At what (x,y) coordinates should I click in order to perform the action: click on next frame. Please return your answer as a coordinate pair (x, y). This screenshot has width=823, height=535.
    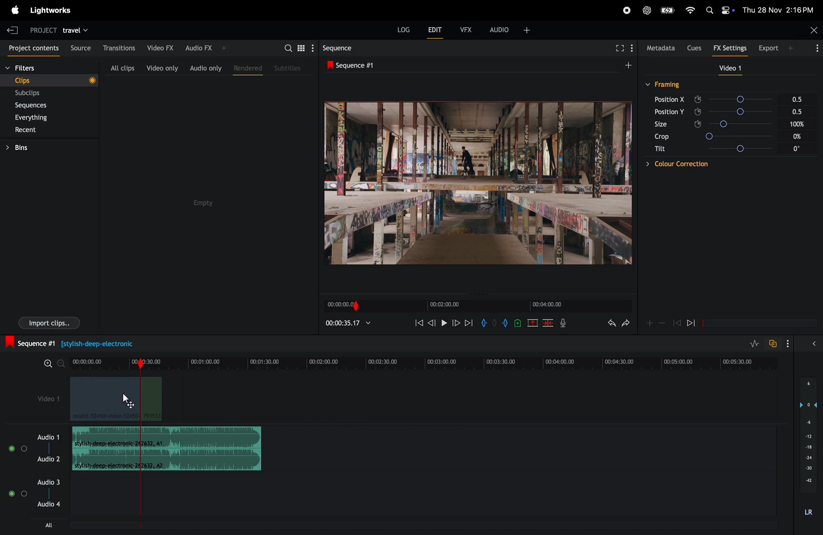
    Looking at the image, I should click on (455, 323).